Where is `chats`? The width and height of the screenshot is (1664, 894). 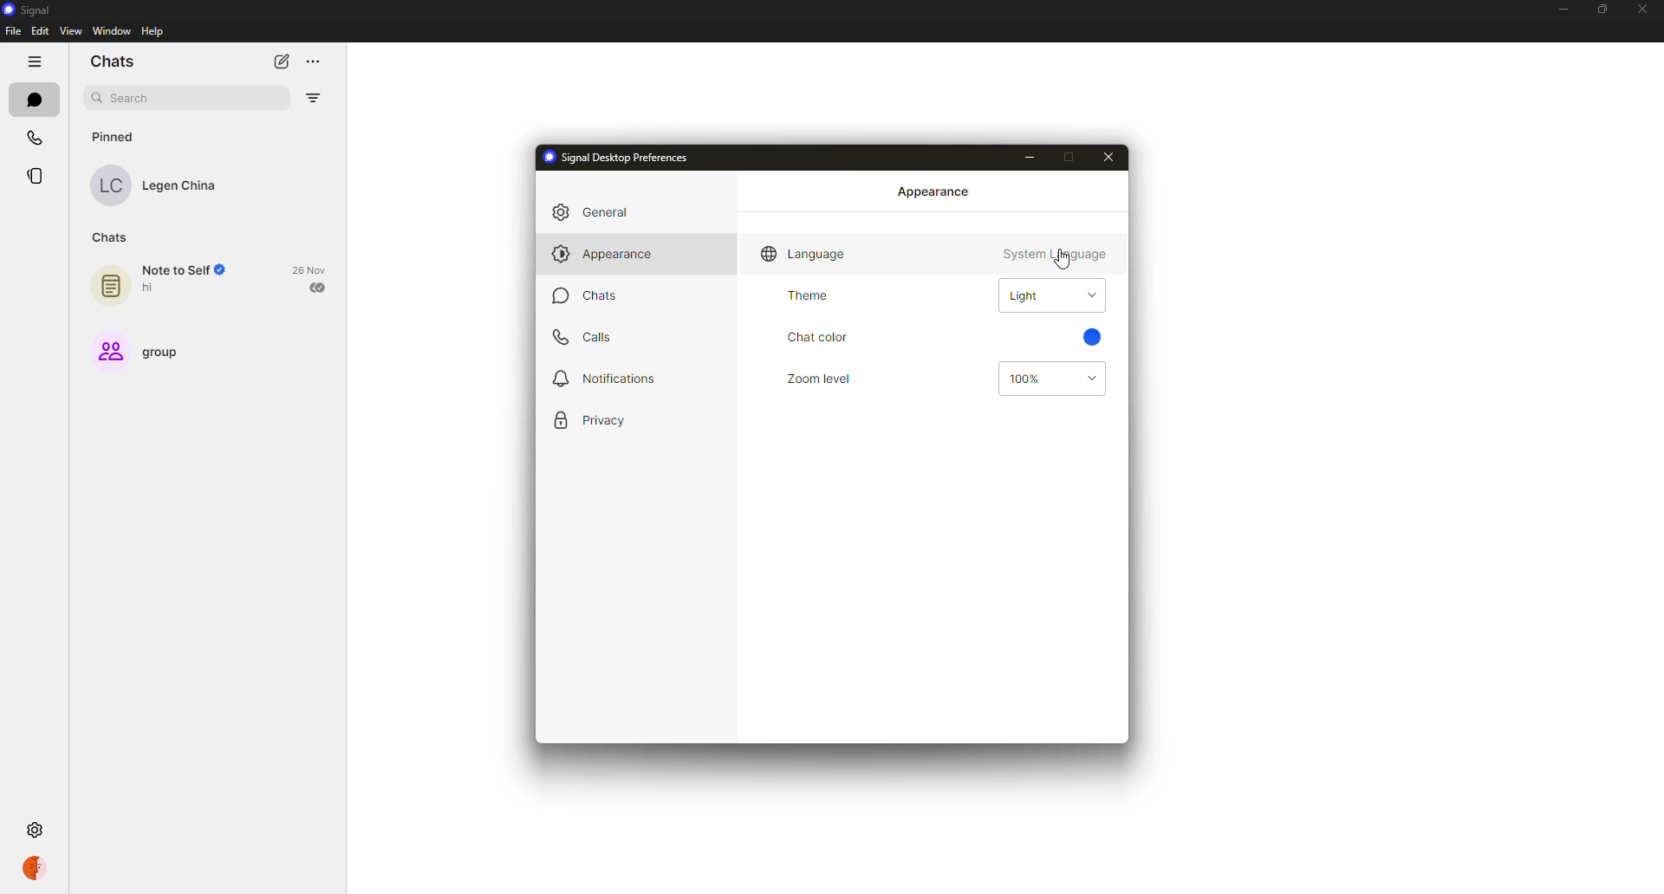 chats is located at coordinates (34, 99).